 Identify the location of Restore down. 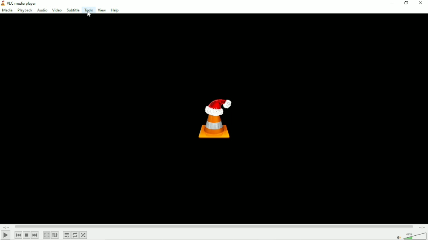
(406, 4).